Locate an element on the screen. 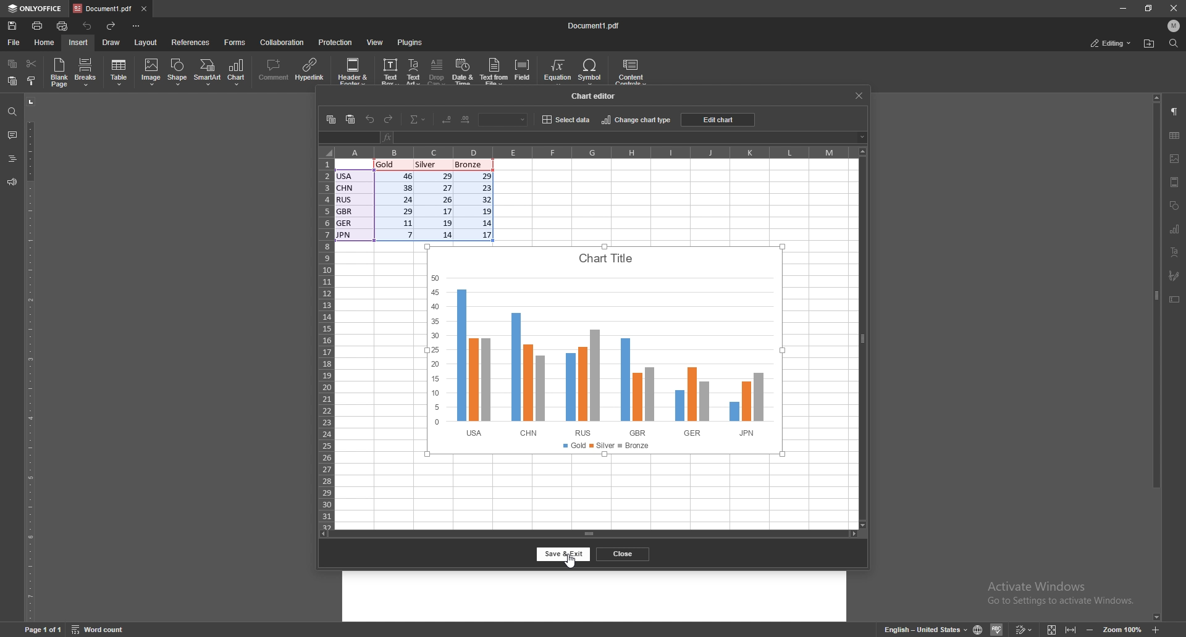 The width and height of the screenshot is (1186, 637). select data is located at coordinates (565, 119).